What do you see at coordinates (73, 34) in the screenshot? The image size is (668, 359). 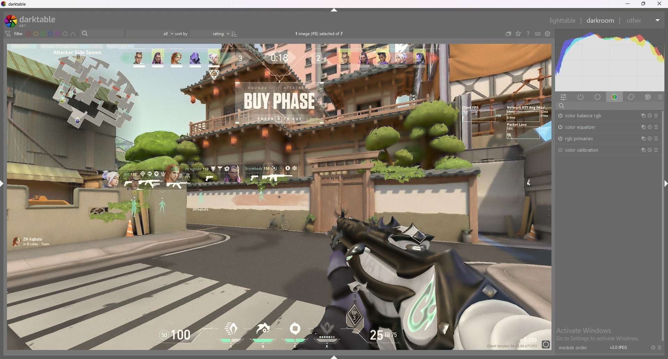 I see `include color label` at bounding box center [73, 34].